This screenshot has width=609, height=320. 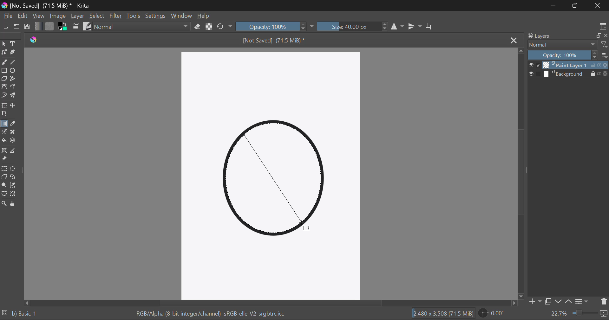 What do you see at coordinates (4, 96) in the screenshot?
I see `Dynamic Brush` at bounding box center [4, 96].